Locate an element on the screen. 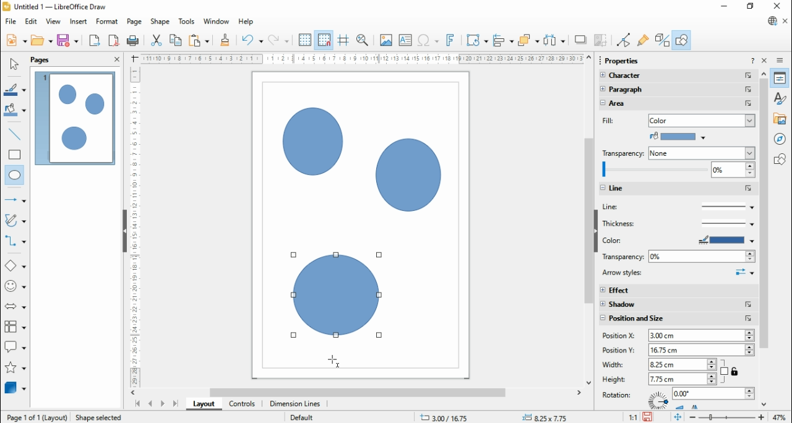 This screenshot has height=423, width=792. thickness is located at coordinates (678, 223).